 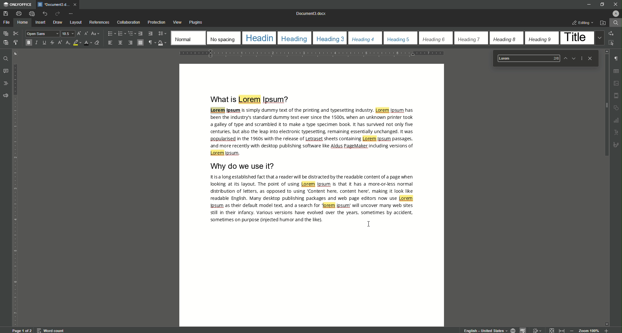 I want to click on Scroll, so click(x=606, y=103).